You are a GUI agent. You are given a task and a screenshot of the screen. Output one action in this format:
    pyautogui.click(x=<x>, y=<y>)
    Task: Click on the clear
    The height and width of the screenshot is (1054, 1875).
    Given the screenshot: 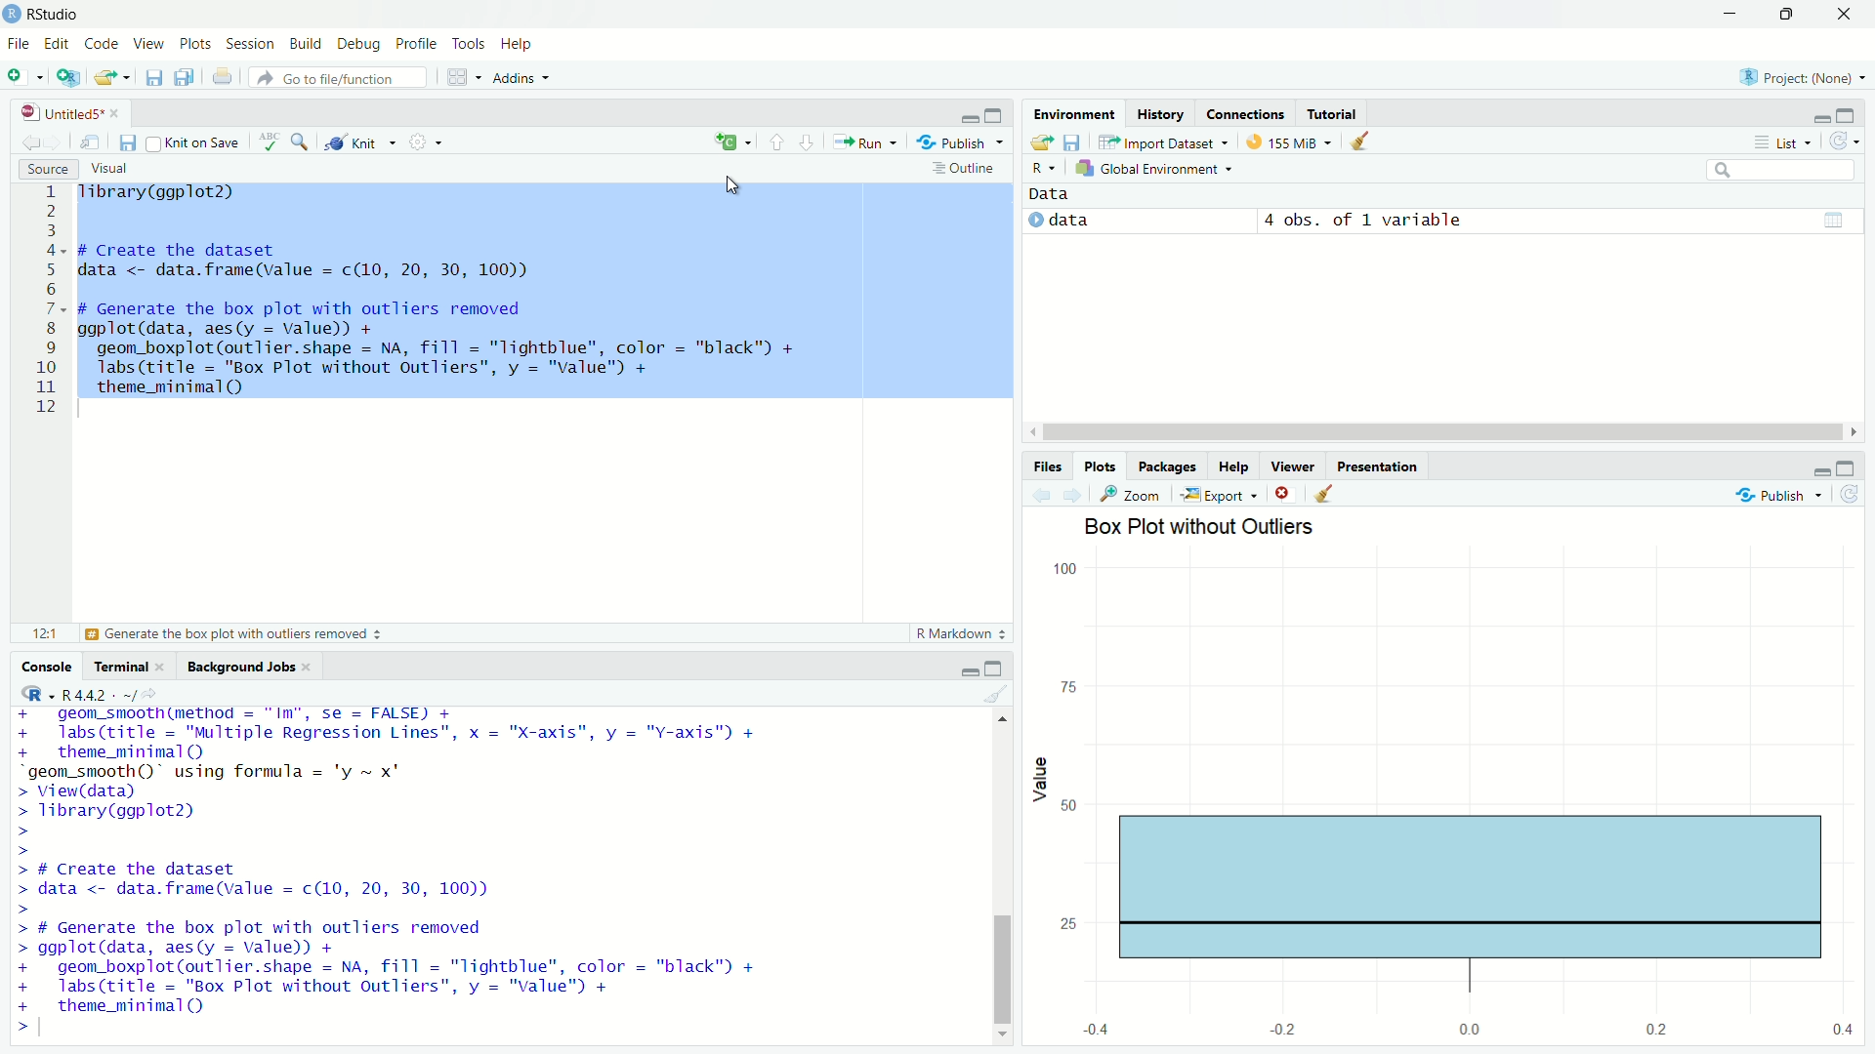 What is the action you would take?
    pyautogui.click(x=1356, y=143)
    